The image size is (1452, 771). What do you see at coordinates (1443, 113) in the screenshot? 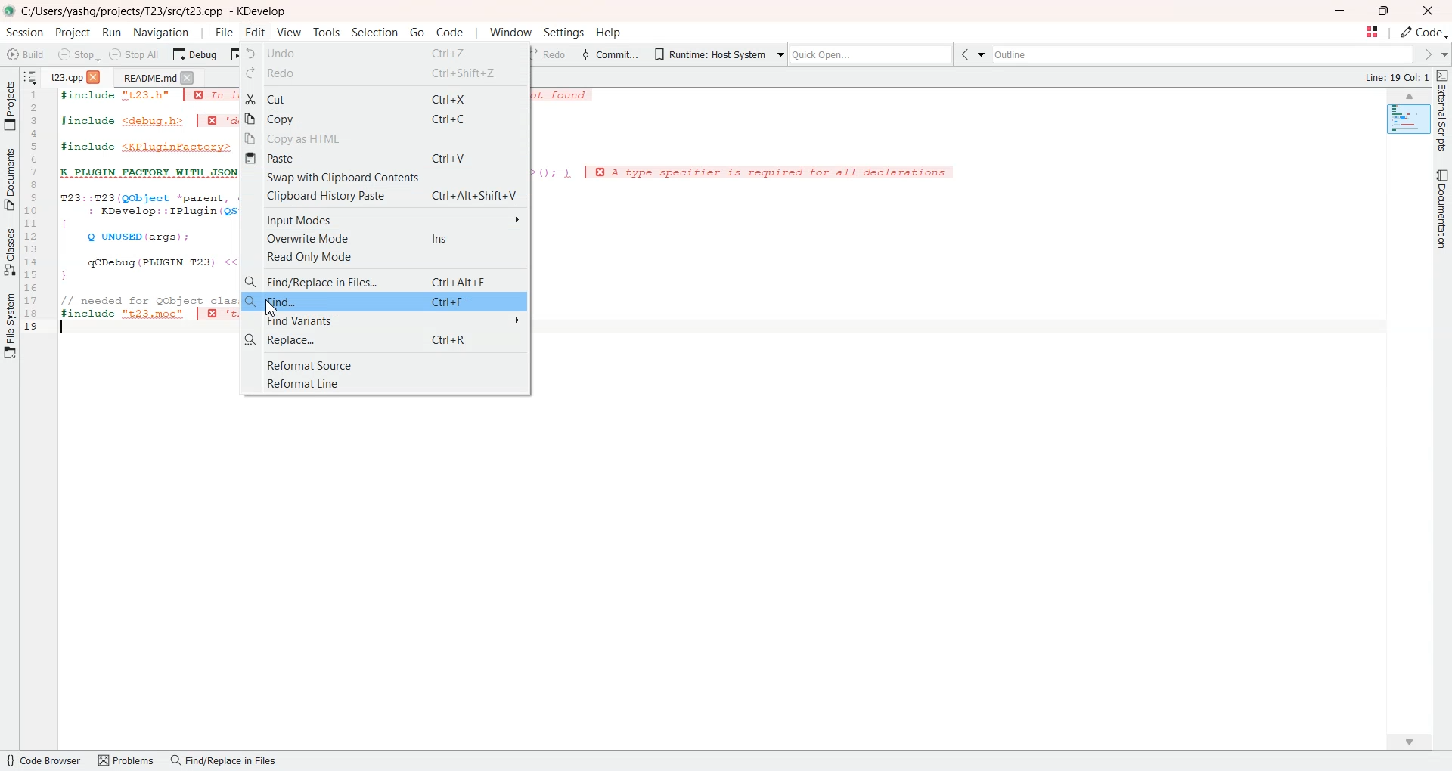
I see `External Script` at bounding box center [1443, 113].